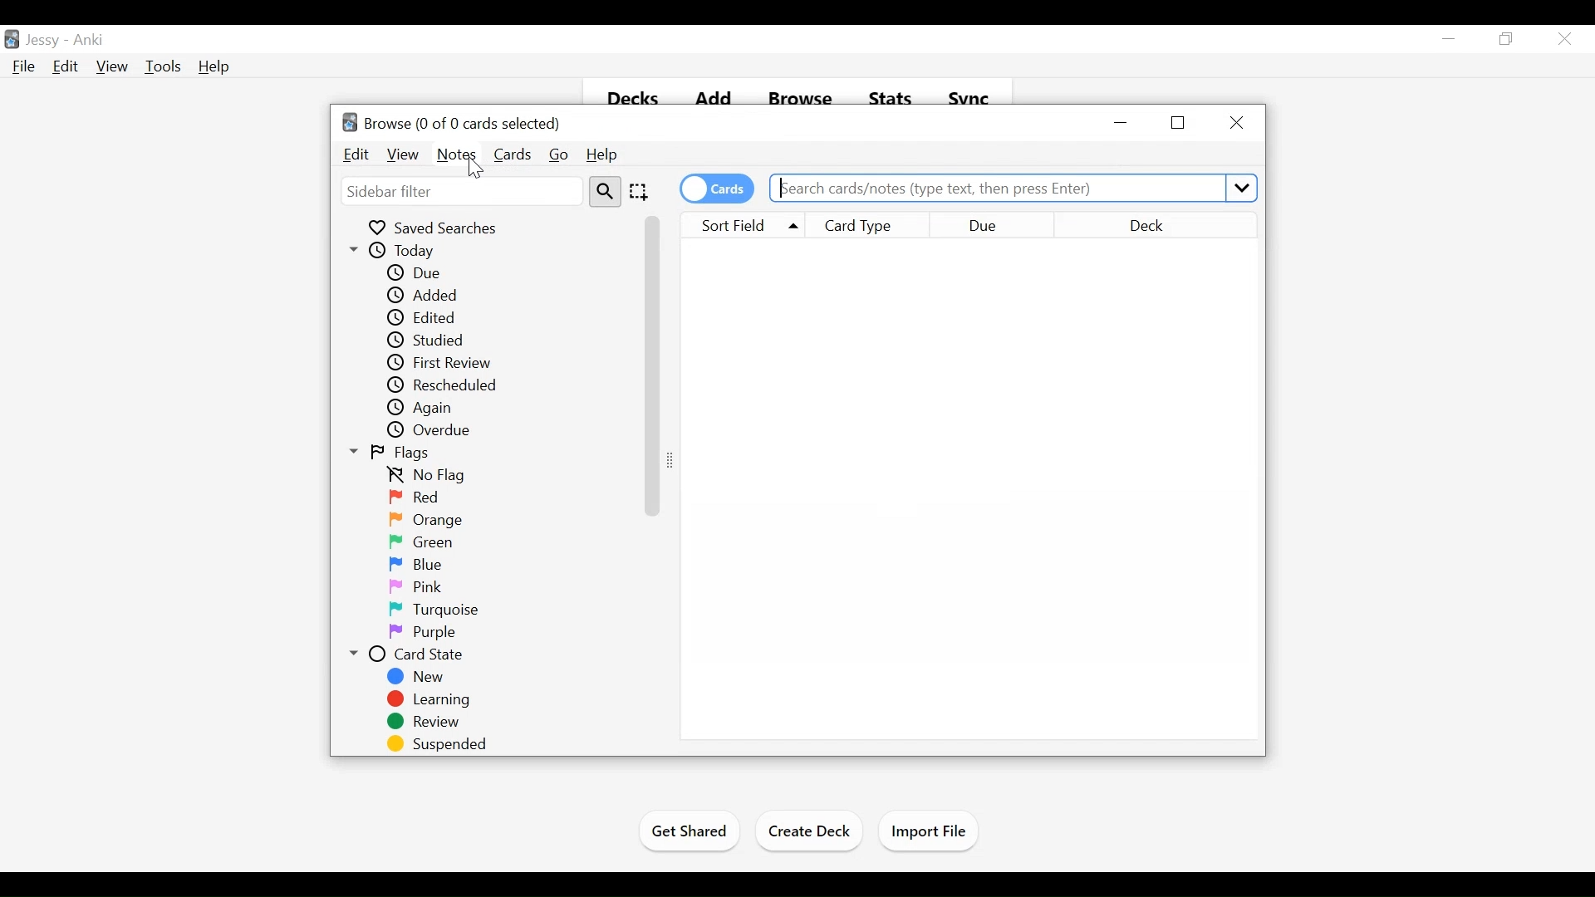  What do you see at coordinates (412, 273) in the screenshot?
I see `Due` at bounding box center [412, 273].